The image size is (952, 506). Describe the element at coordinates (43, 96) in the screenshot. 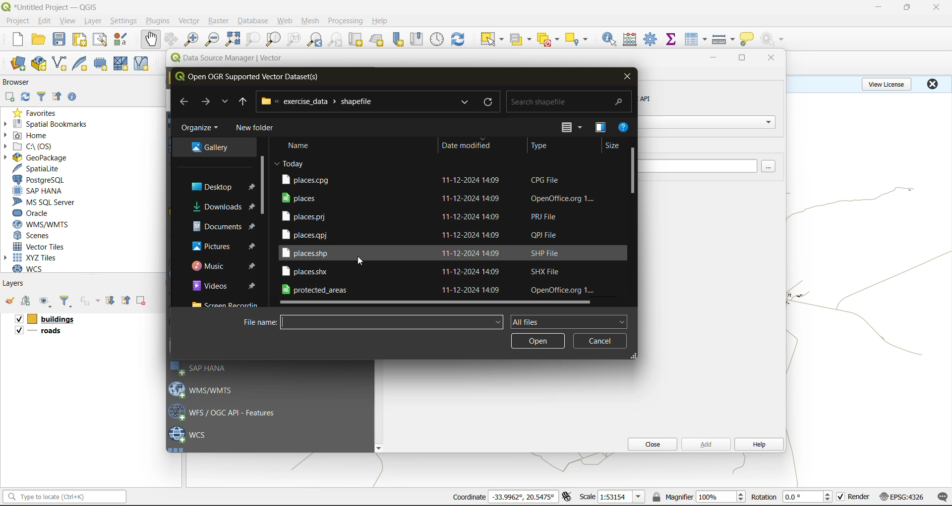

I see `filter` at that location.